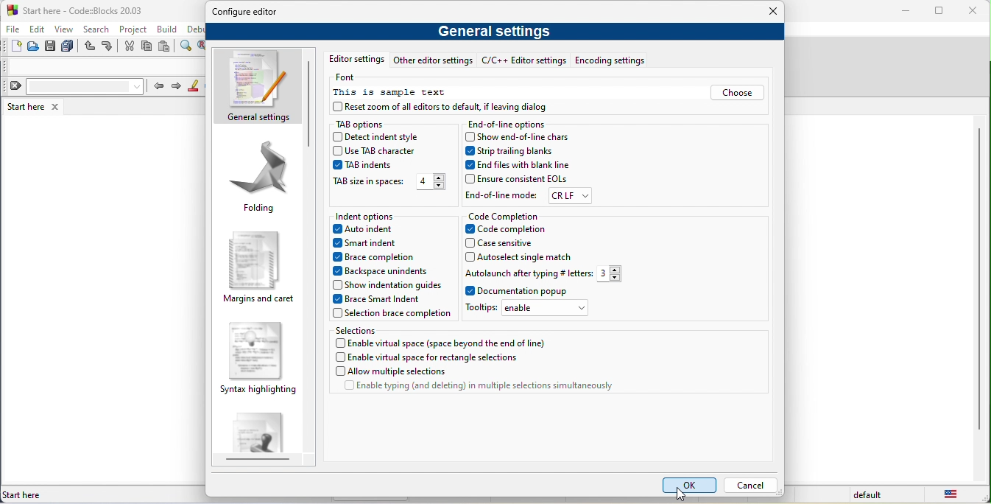  Describe the element at coordinates (445, 107) in the screenshot. I see `reset zoom of all editors to default if leaving dialog` at that location.